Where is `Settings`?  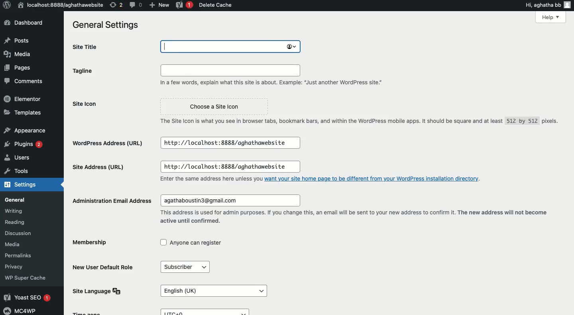 Settings is located at coordinates (24, 184).